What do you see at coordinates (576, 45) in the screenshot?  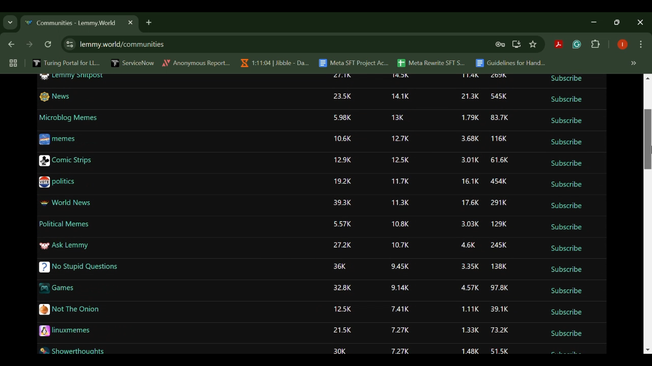 I see `Grammarly Extension` at bounding box center [576, 45].